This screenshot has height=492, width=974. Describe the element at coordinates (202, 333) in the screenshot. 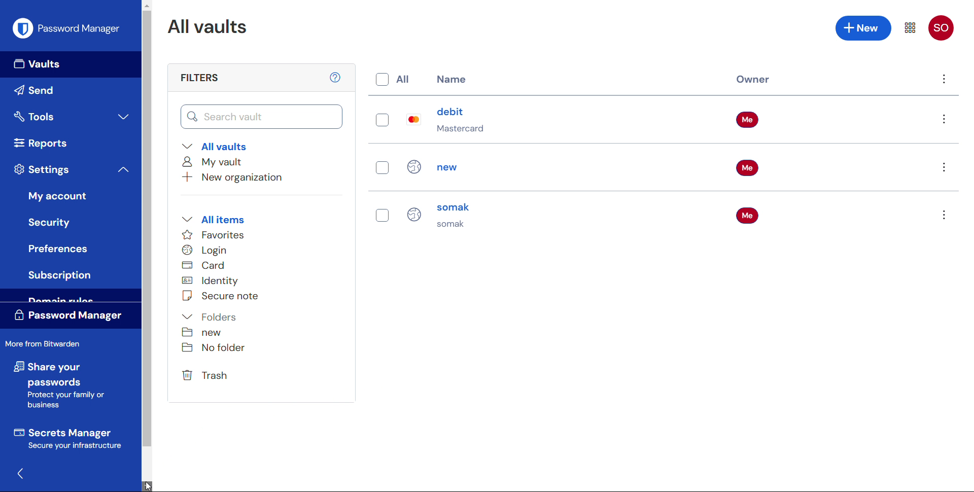

I see `new ` at that location.